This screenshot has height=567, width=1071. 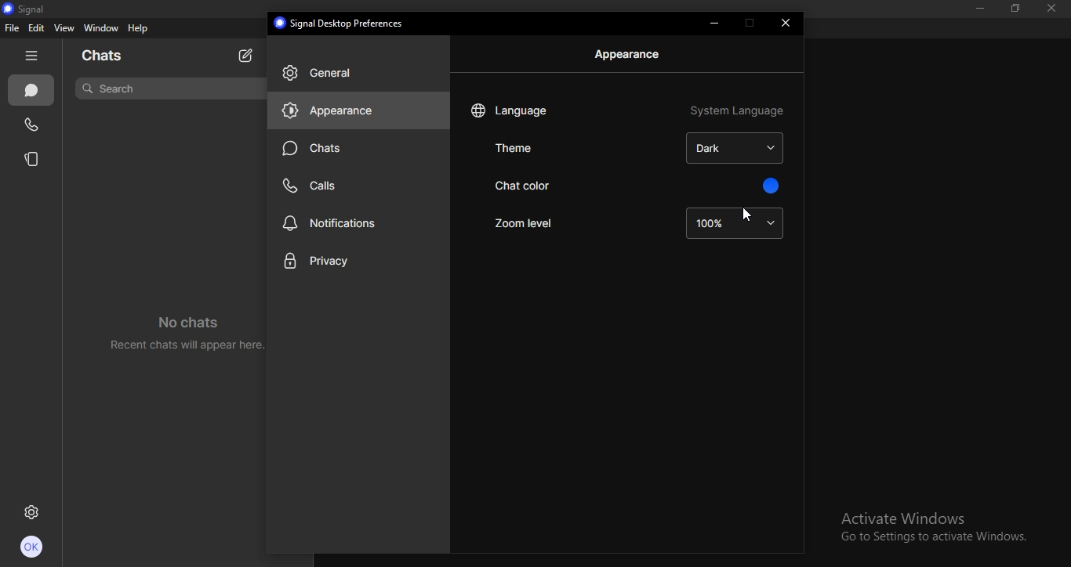 I want to click on zoom level, so click(x=533, y=221).